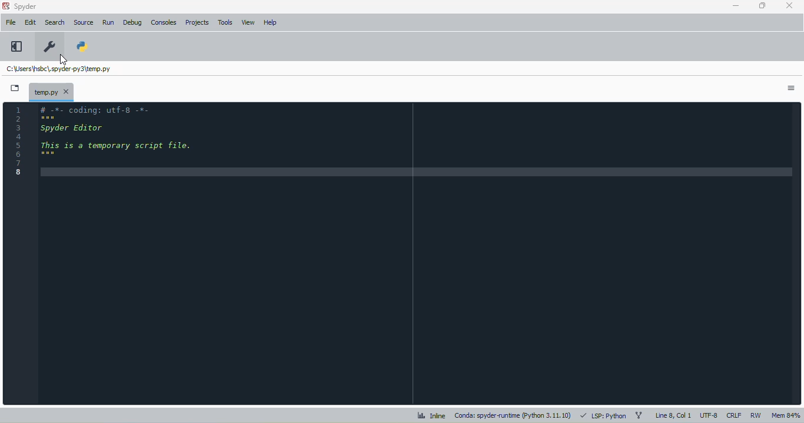  I want to click on options, so click(792, 88).